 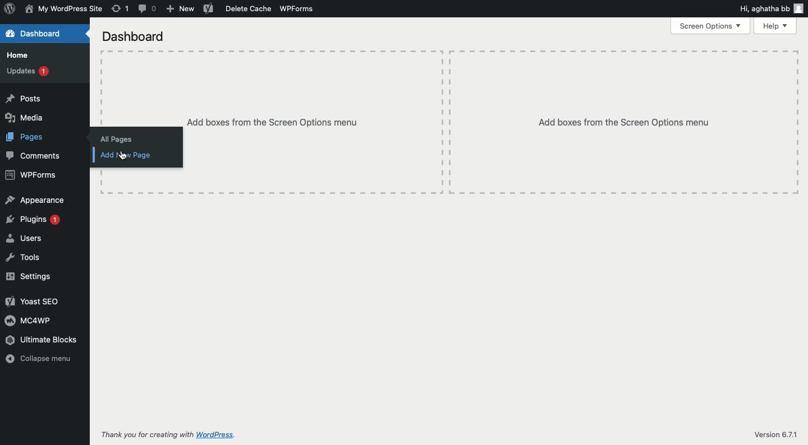 What do you see at coordinates (54, 140) in the screenshot?
I see `Cursor` at bounding box center [54, 140].